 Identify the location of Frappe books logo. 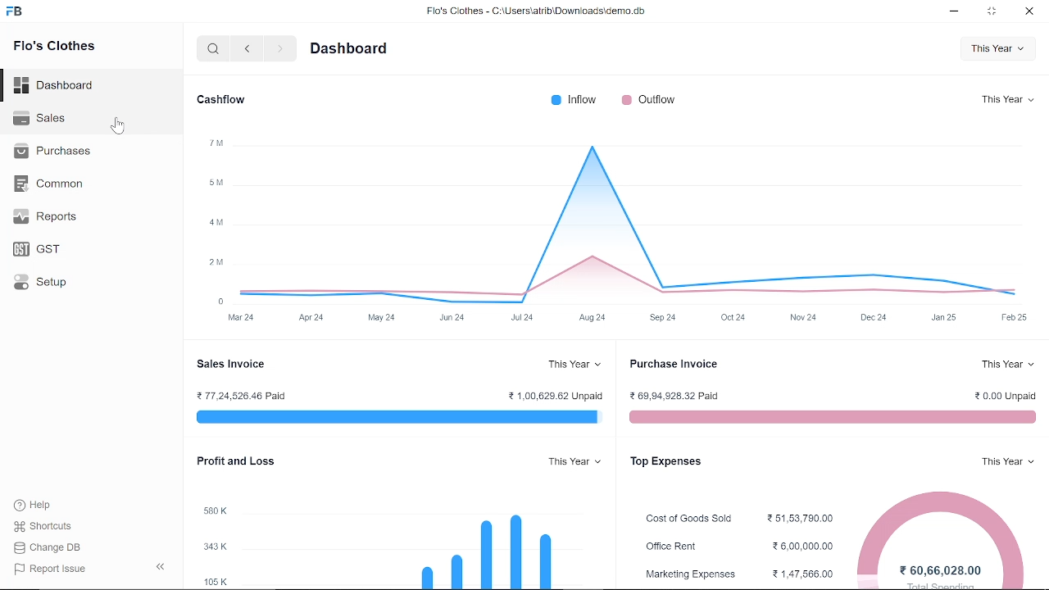
(16, 12).